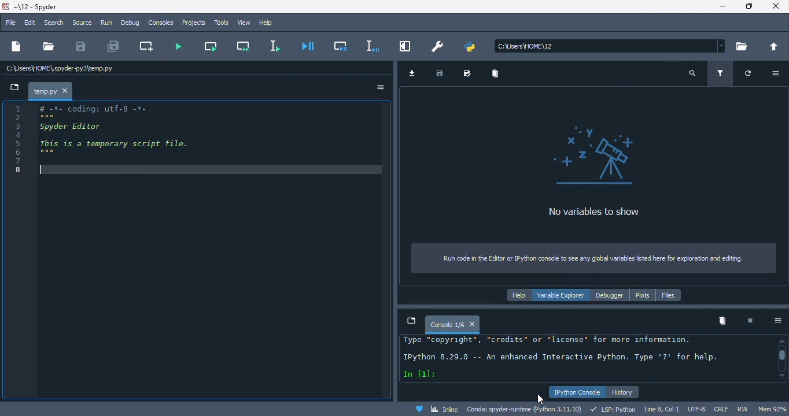 This screenshot has height=416, width=789. Describe the element at coordinates (538, 398) in the screenshot. I see `cursor` at that location.